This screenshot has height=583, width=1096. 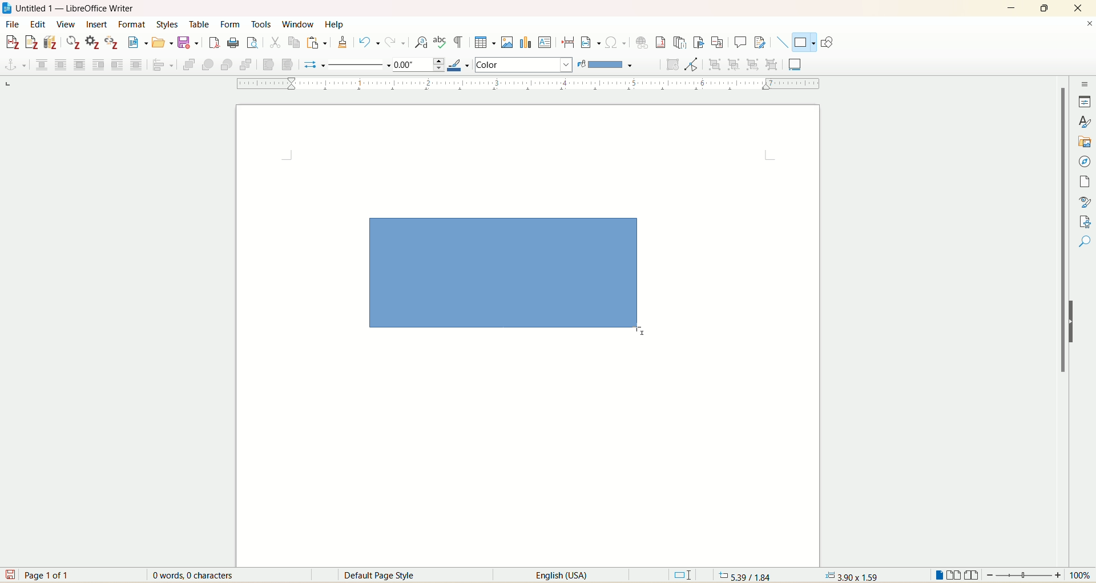 What do you see at coordinates (271, 64) in the screenshot?
I see `to foreground` at bounding box center [271, 64].